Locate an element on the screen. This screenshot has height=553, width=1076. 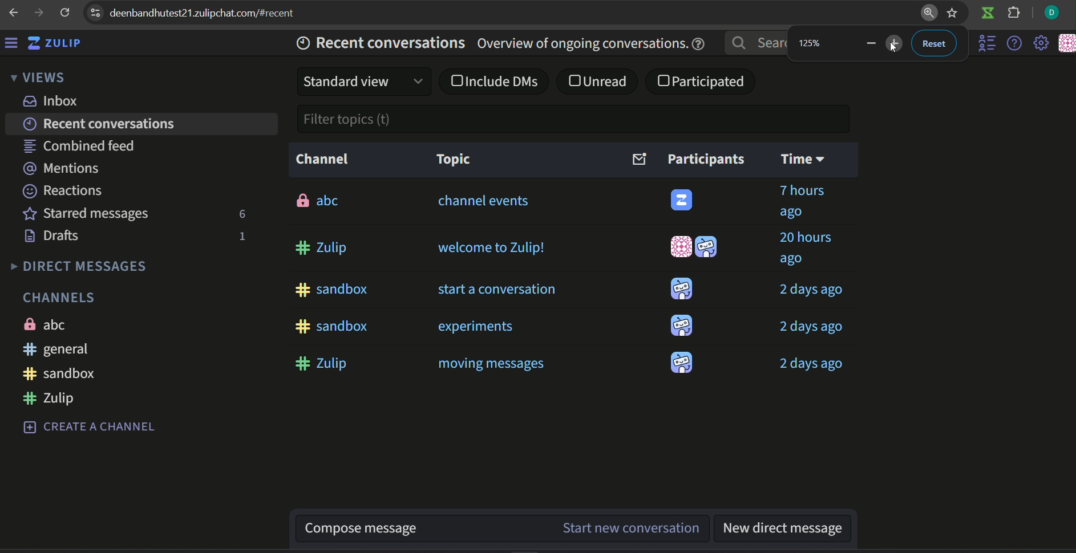
icon is located at coordinates (680, 247).